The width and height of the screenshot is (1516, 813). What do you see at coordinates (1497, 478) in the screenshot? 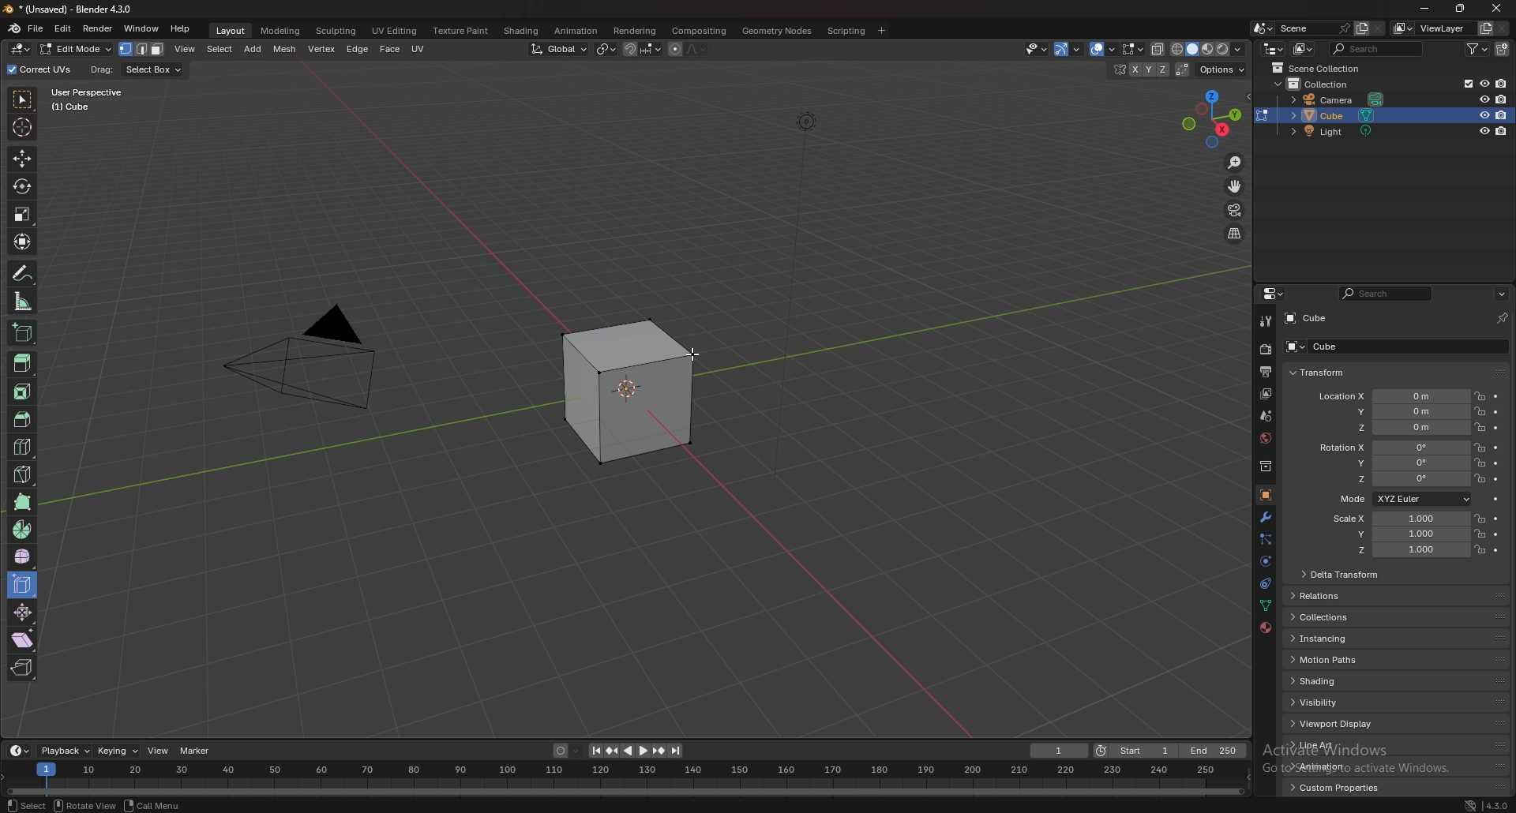
I see `animate property` at bounding box center [1497, 478].